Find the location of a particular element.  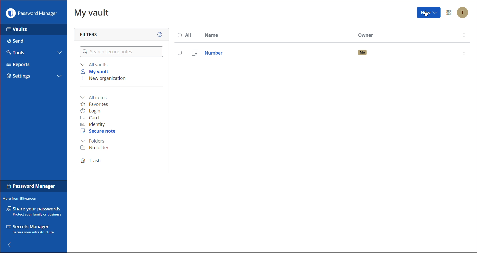

Name is located at coordinates (213, 35).